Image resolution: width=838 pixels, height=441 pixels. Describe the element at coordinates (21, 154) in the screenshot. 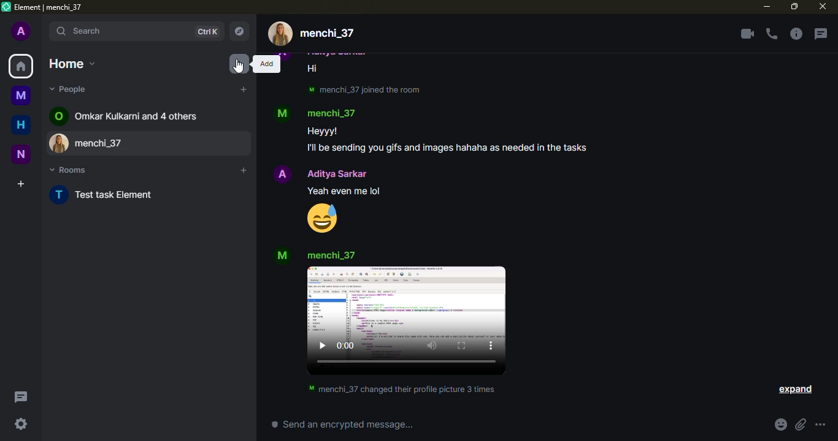

I see `new` at that location.